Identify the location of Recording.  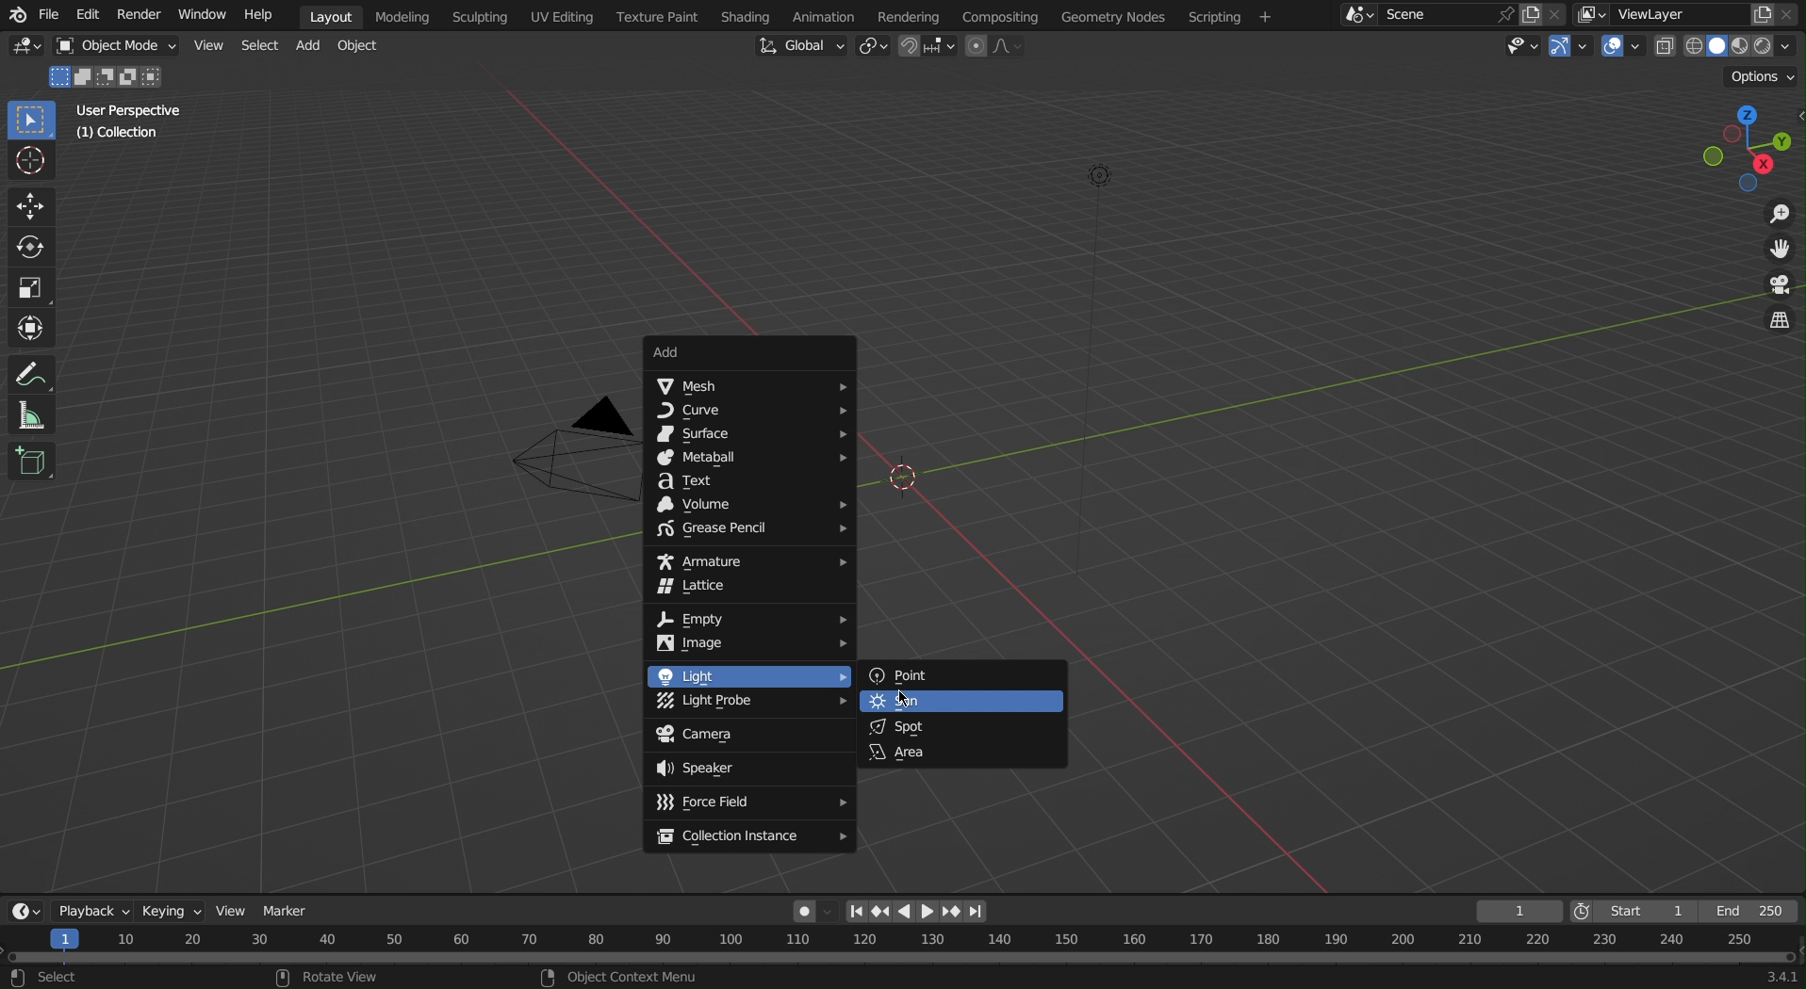
(813, 910).